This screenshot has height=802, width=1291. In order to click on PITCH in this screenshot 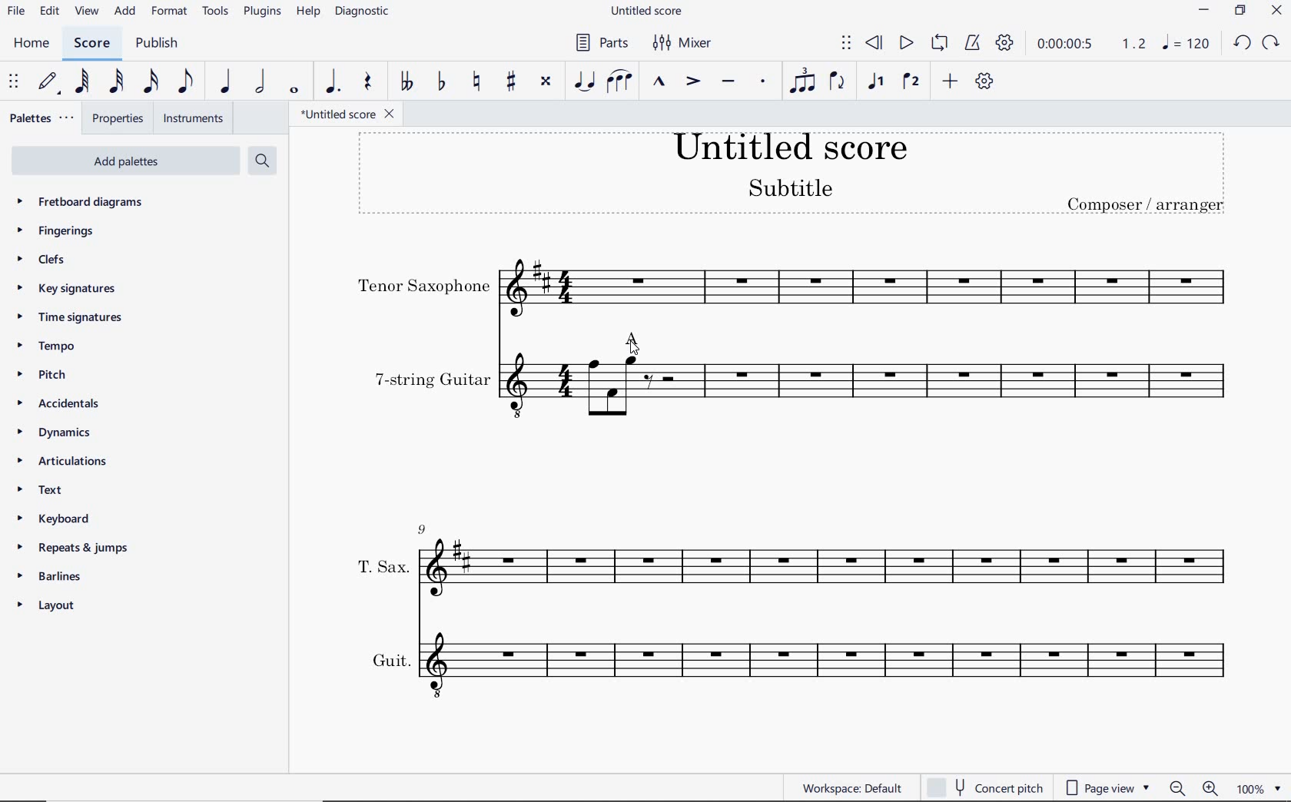, I will do `click(49, 373)`.